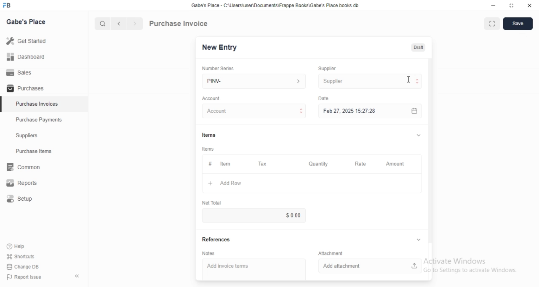  What do you see at coordinates (102, 24) in the screenshot?
I see `Search` at bounding box center [102, 24].